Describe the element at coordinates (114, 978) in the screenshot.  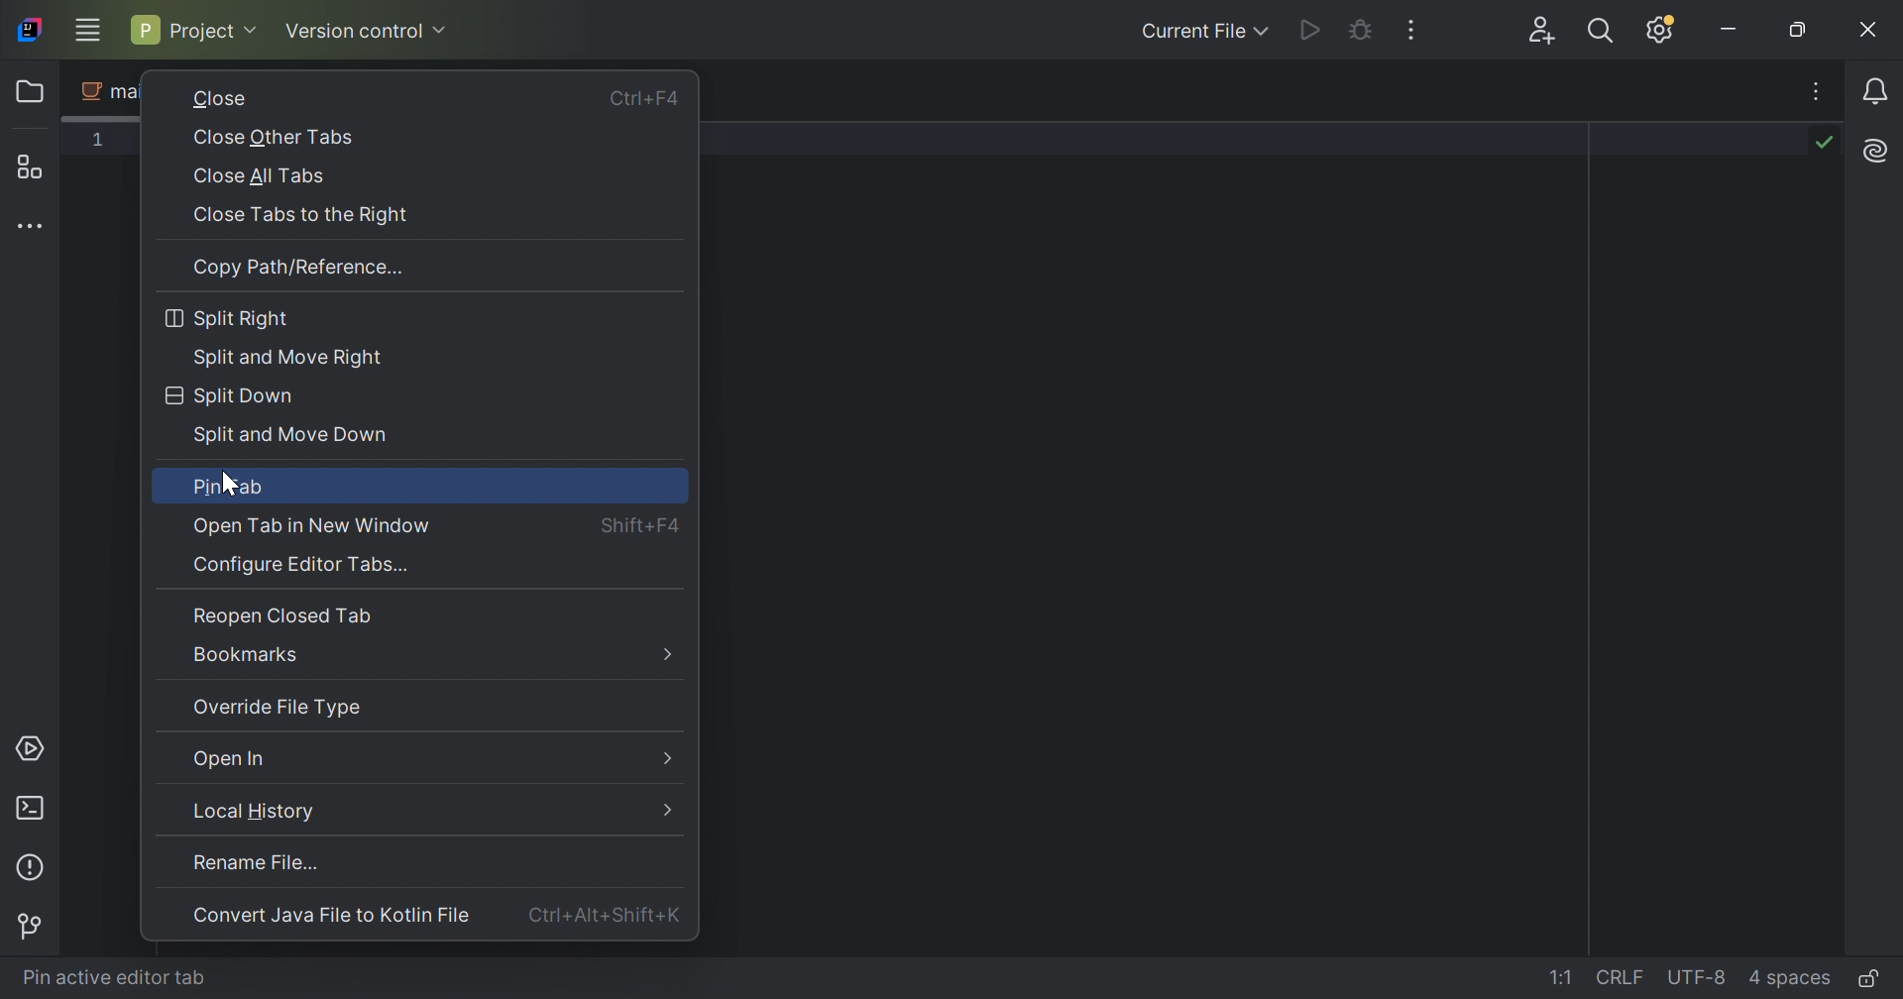
I see `pin active editor tab` at that location.